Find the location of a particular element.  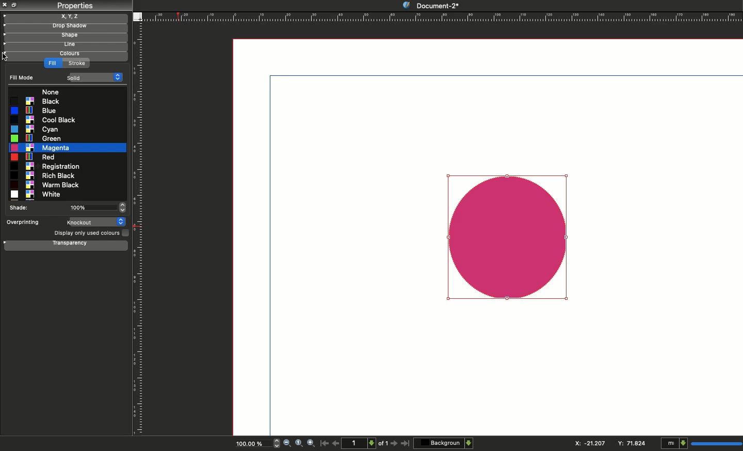

Zoom to is located at coordinates (299, 443).